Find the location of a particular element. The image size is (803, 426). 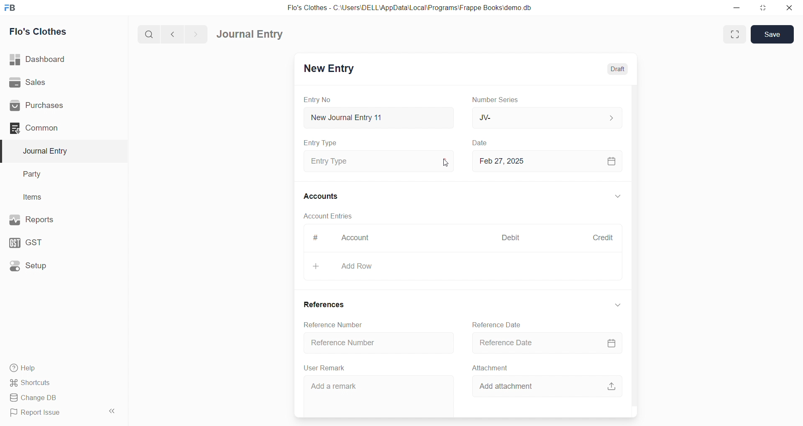

# is located at coordinates (315, 237).